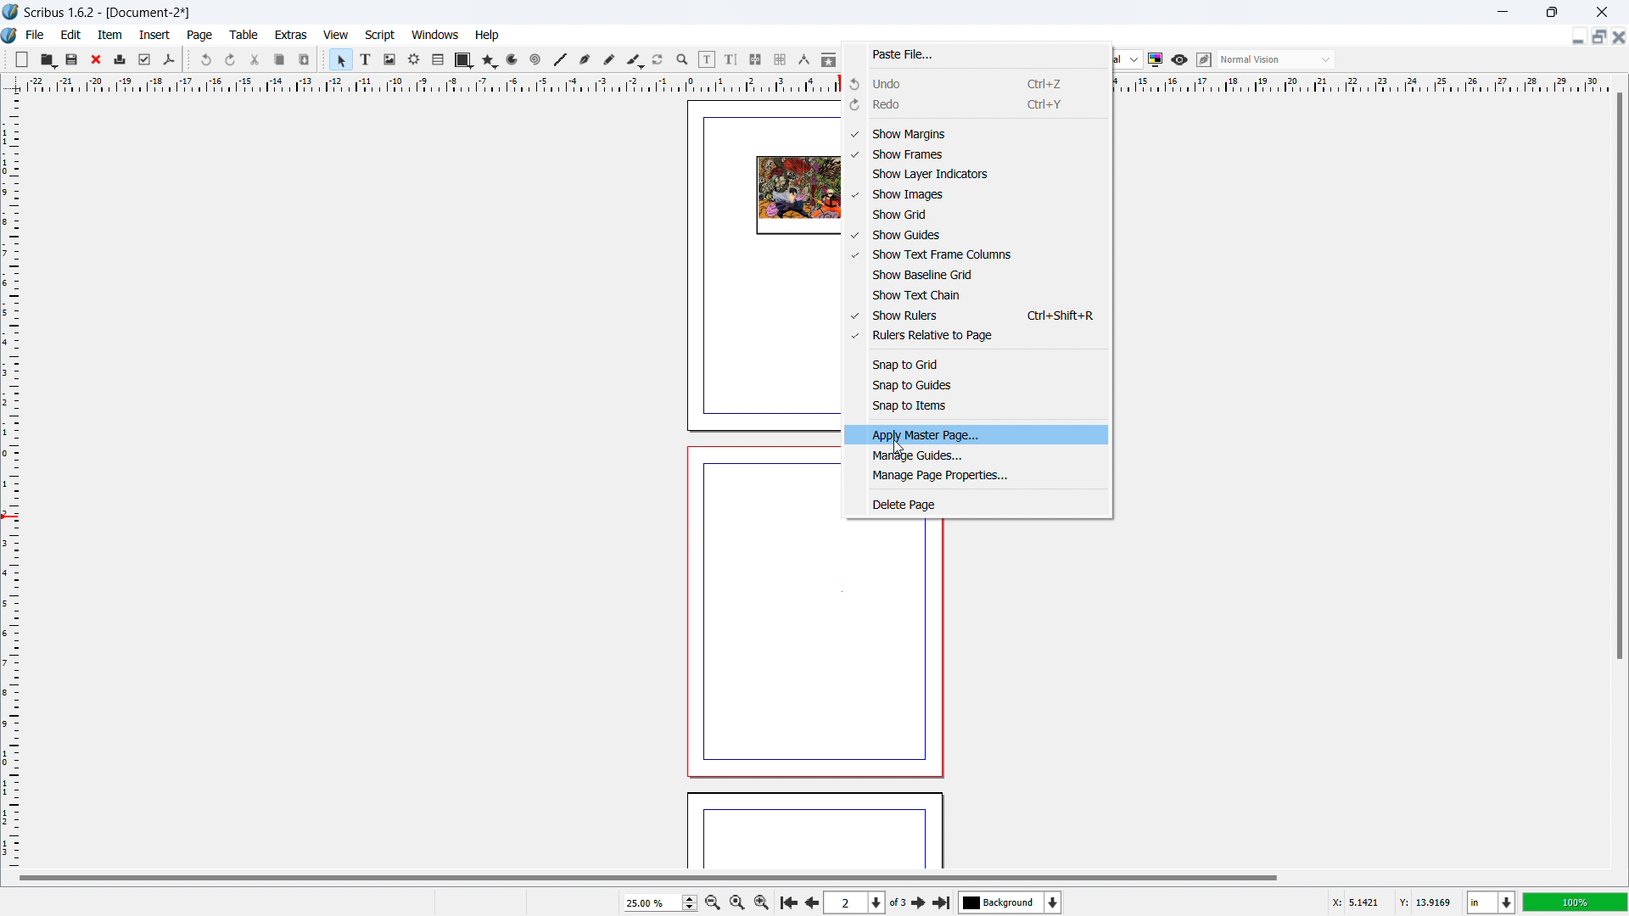 Image resolution: width=1629 pixels, height=916 pixels. I want to click on select item, so click(341, 60).